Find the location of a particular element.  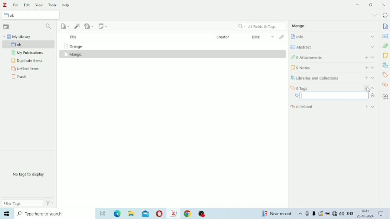

Abstract is located at coordinates (385, 36).